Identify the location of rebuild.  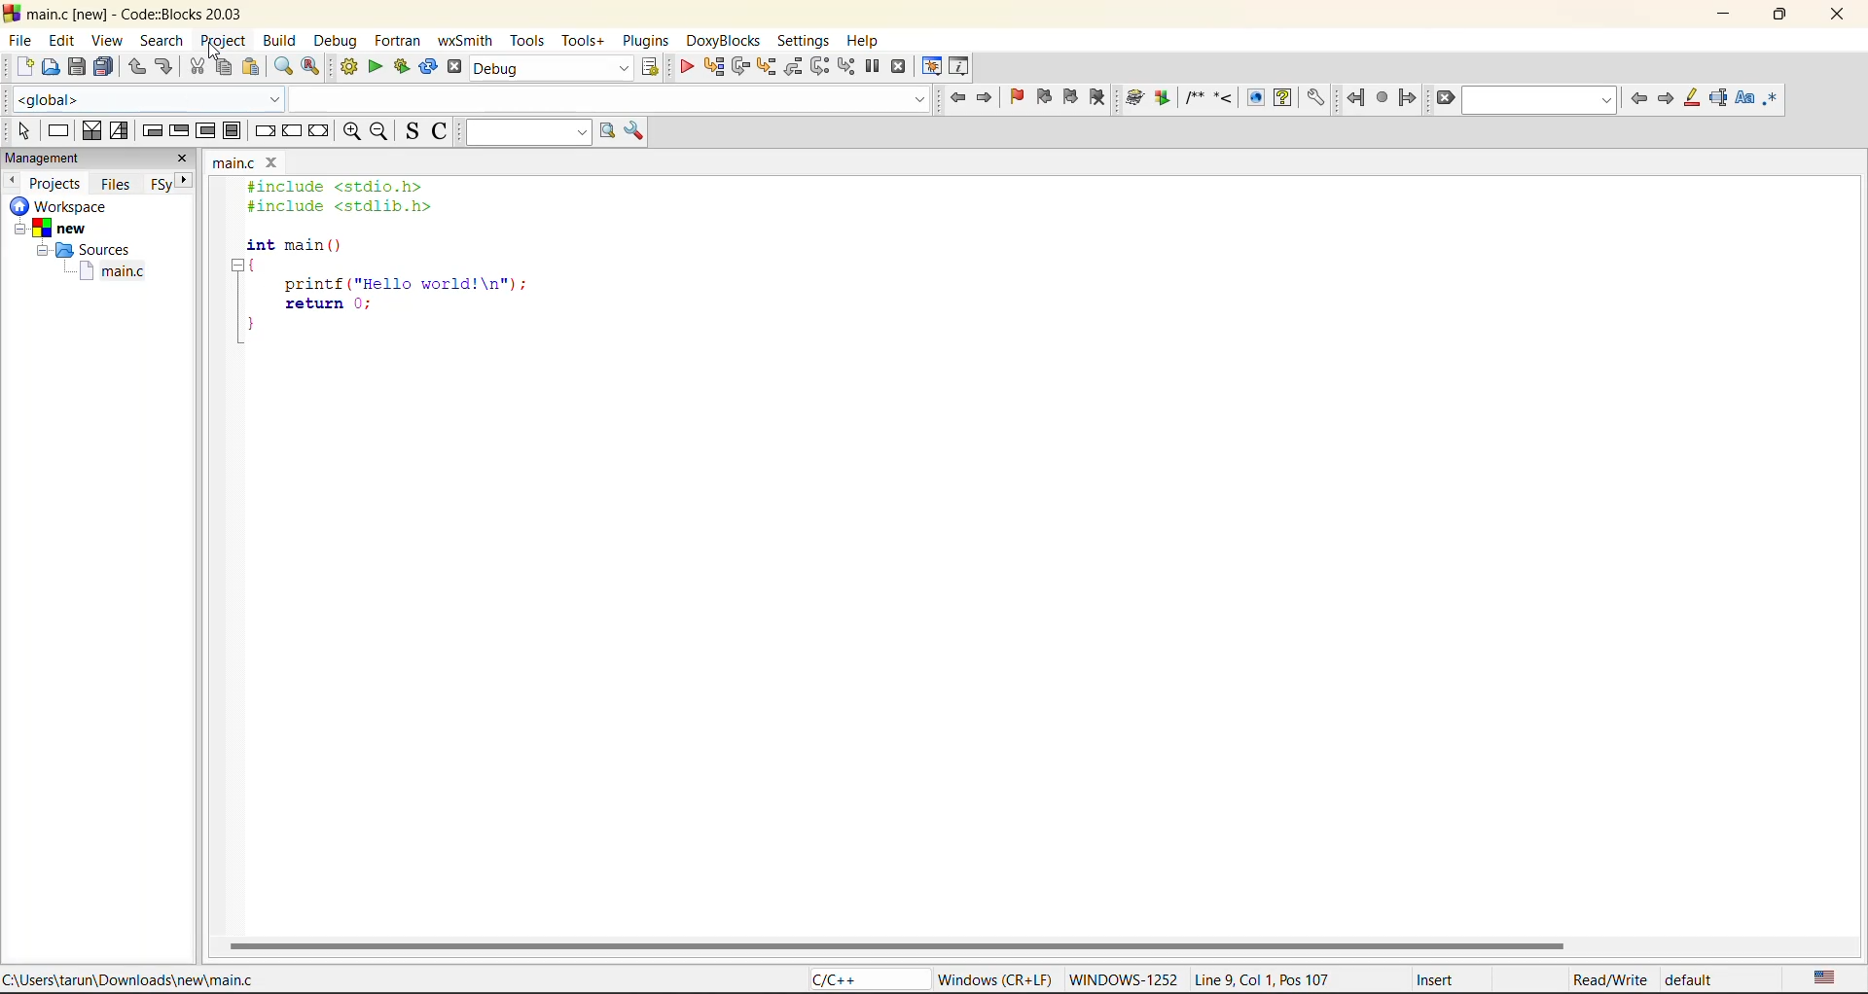
(430, 66).